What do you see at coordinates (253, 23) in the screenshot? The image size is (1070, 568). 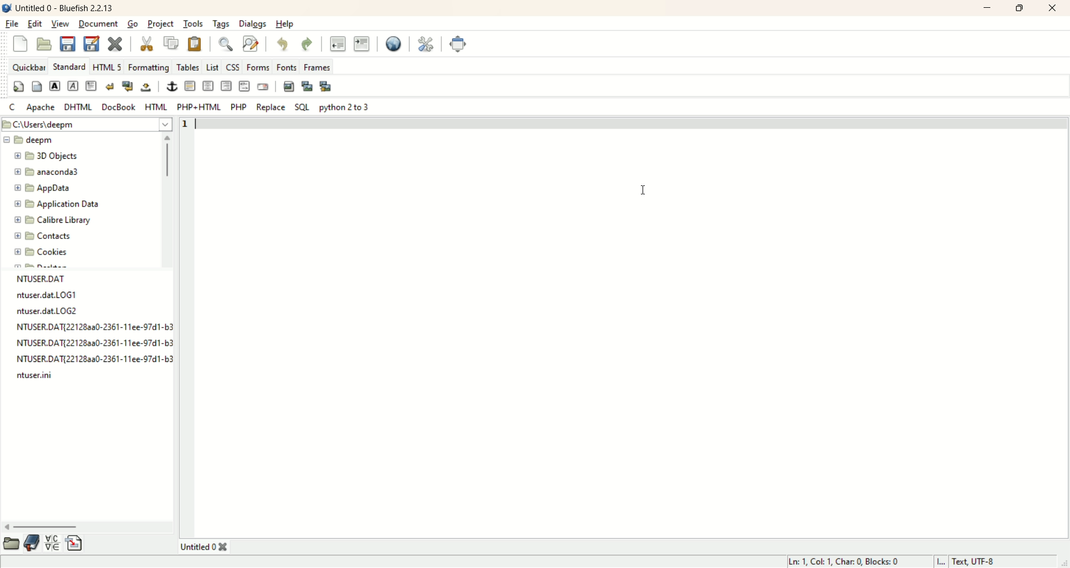 I see `dialogs` at bounding box center [253, 23].